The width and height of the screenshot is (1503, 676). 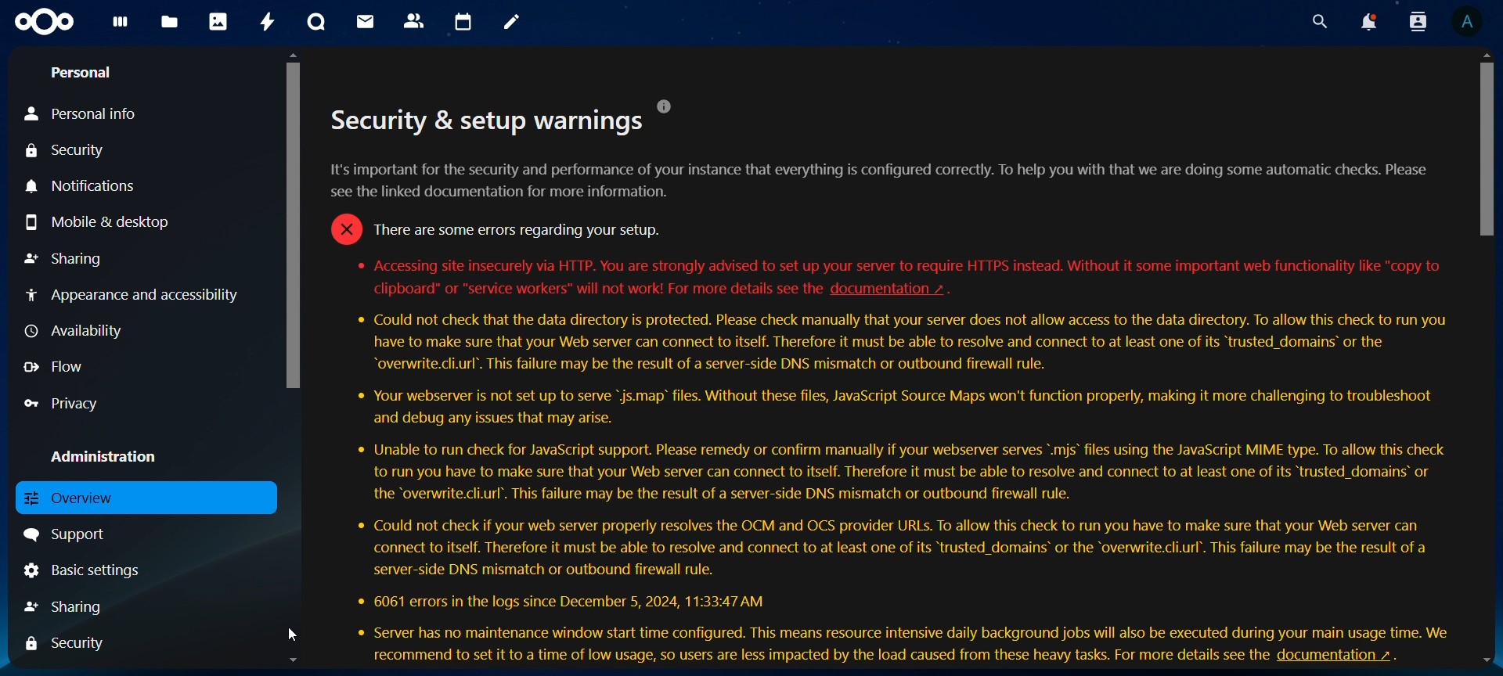 I want to click on recommend to set it to time of low usage, so users are less impacted by load caused from these heavy tasks. for fo details see the, so click(x=816, y=654).